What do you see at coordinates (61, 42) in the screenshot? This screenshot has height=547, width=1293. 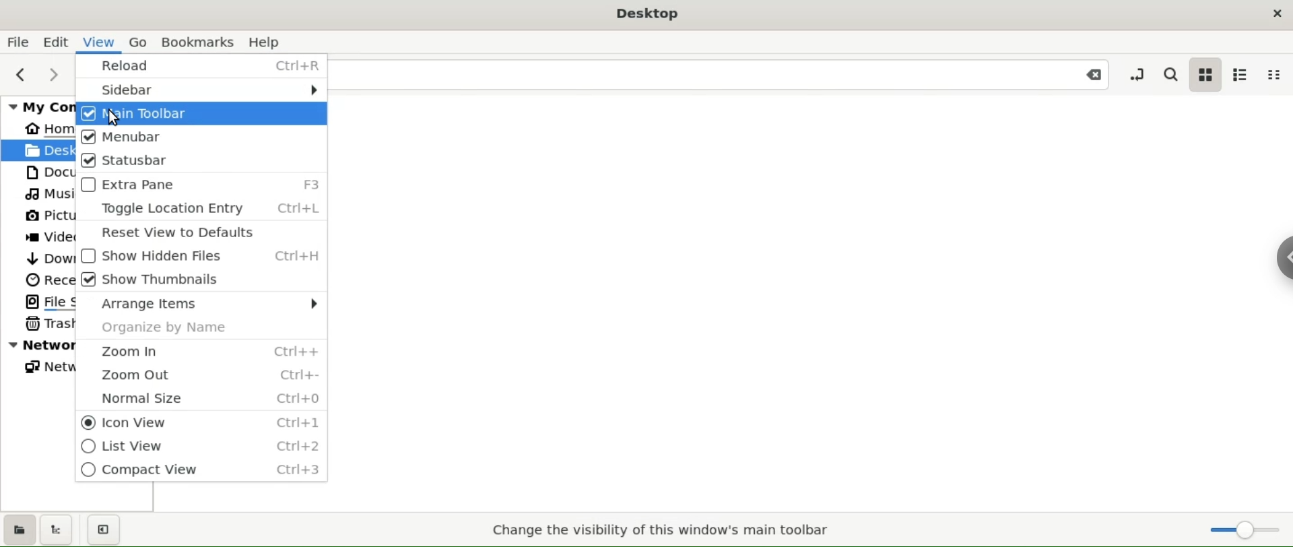 I see `edit` at bounding box center [61, 42].